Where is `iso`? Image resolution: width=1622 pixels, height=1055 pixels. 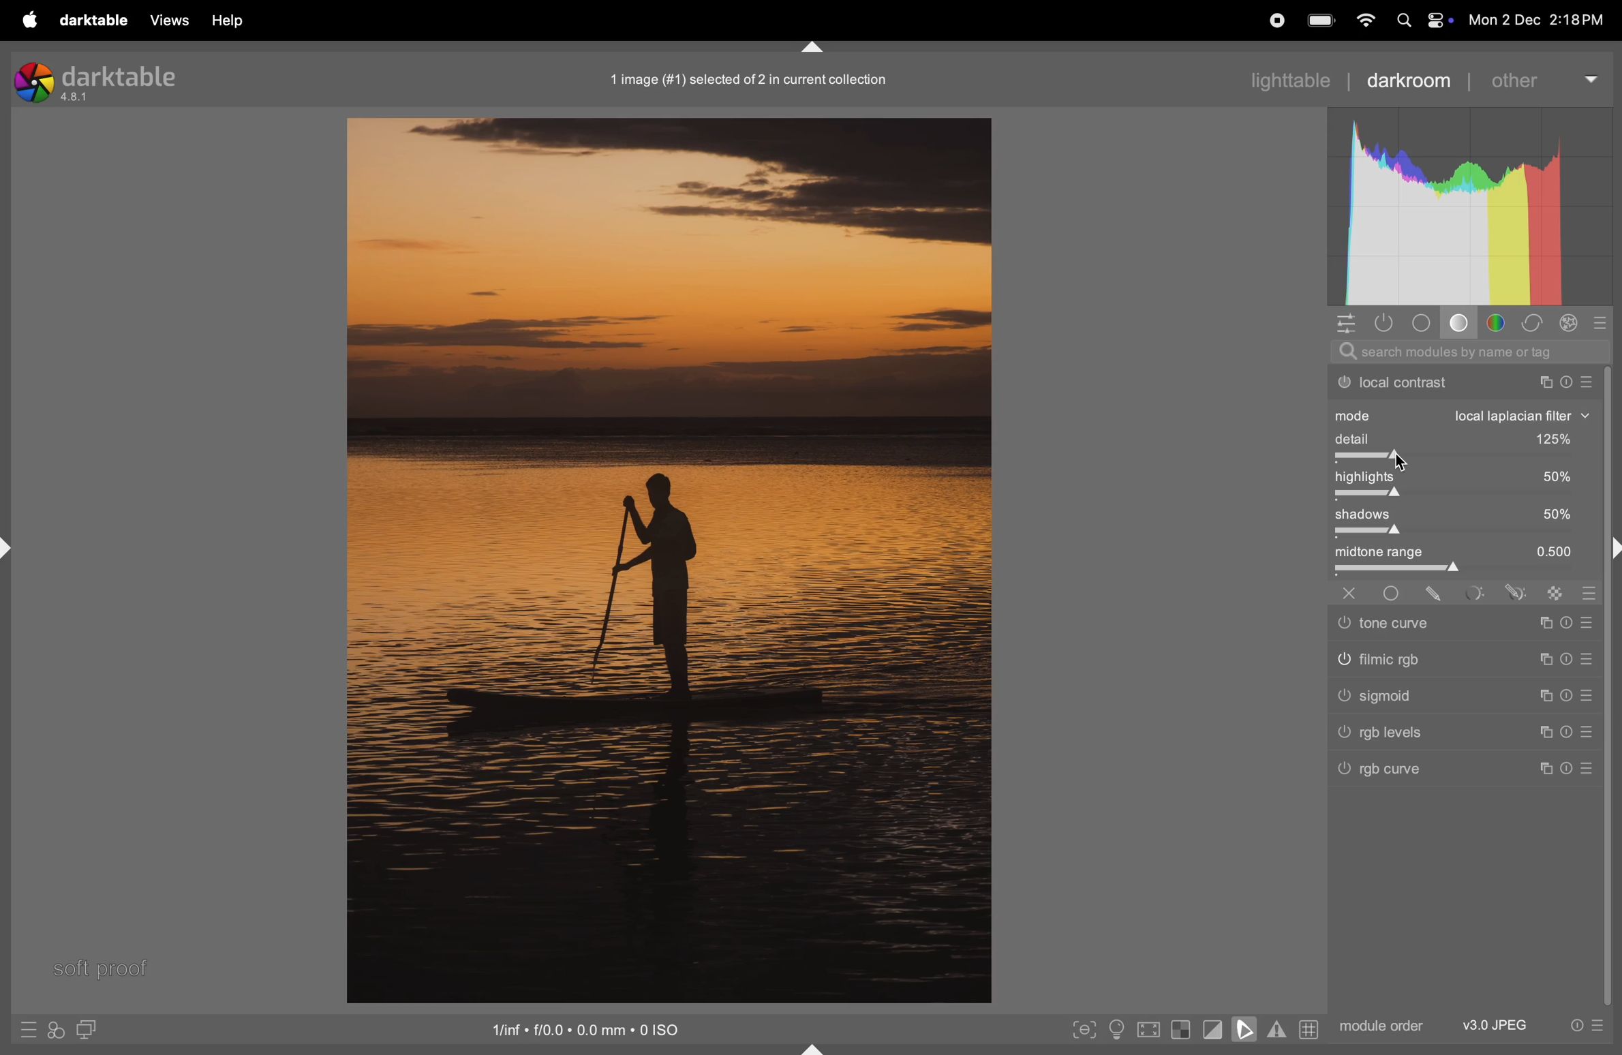 iso is located at coordinates (579, 1028).